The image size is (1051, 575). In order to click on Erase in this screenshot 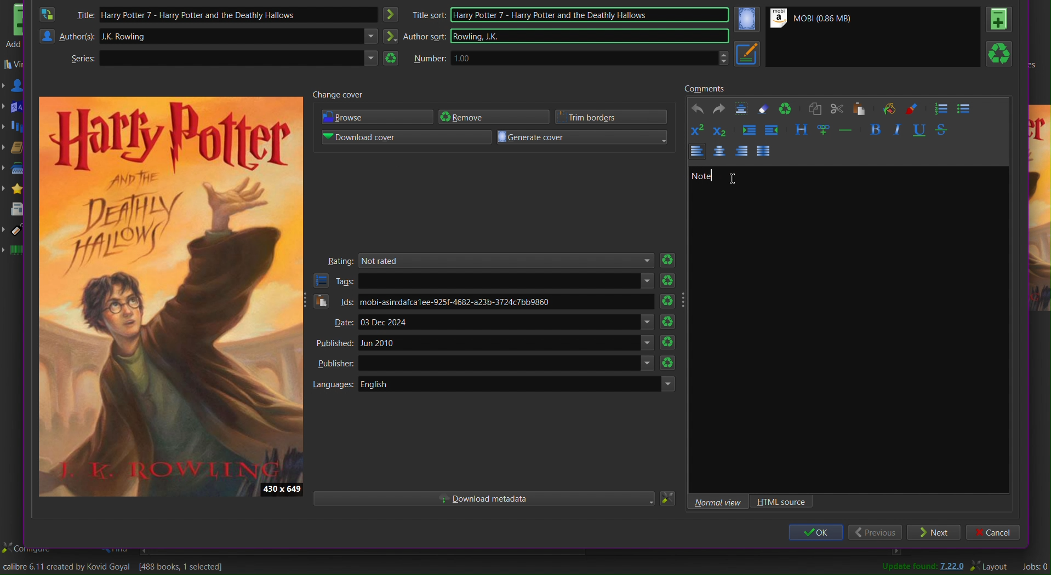, I will do `click(763, 107)`.